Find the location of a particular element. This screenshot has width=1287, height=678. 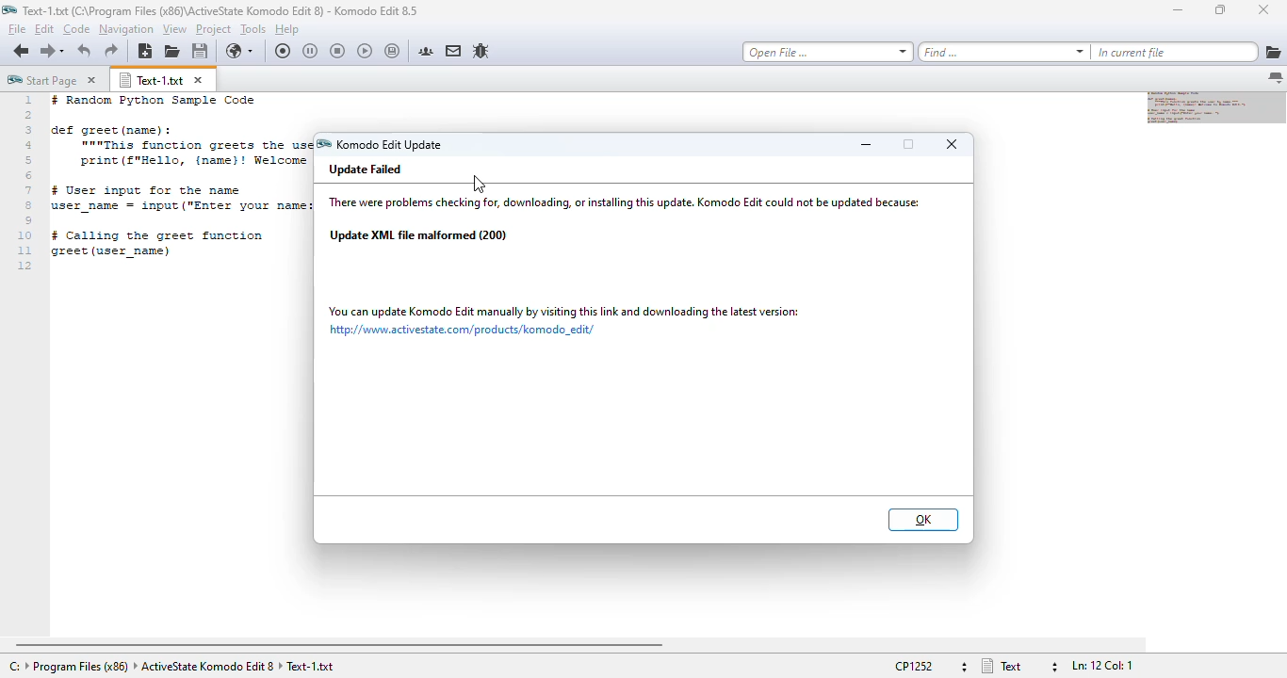

line numbers is located at coordinates (26, 184).